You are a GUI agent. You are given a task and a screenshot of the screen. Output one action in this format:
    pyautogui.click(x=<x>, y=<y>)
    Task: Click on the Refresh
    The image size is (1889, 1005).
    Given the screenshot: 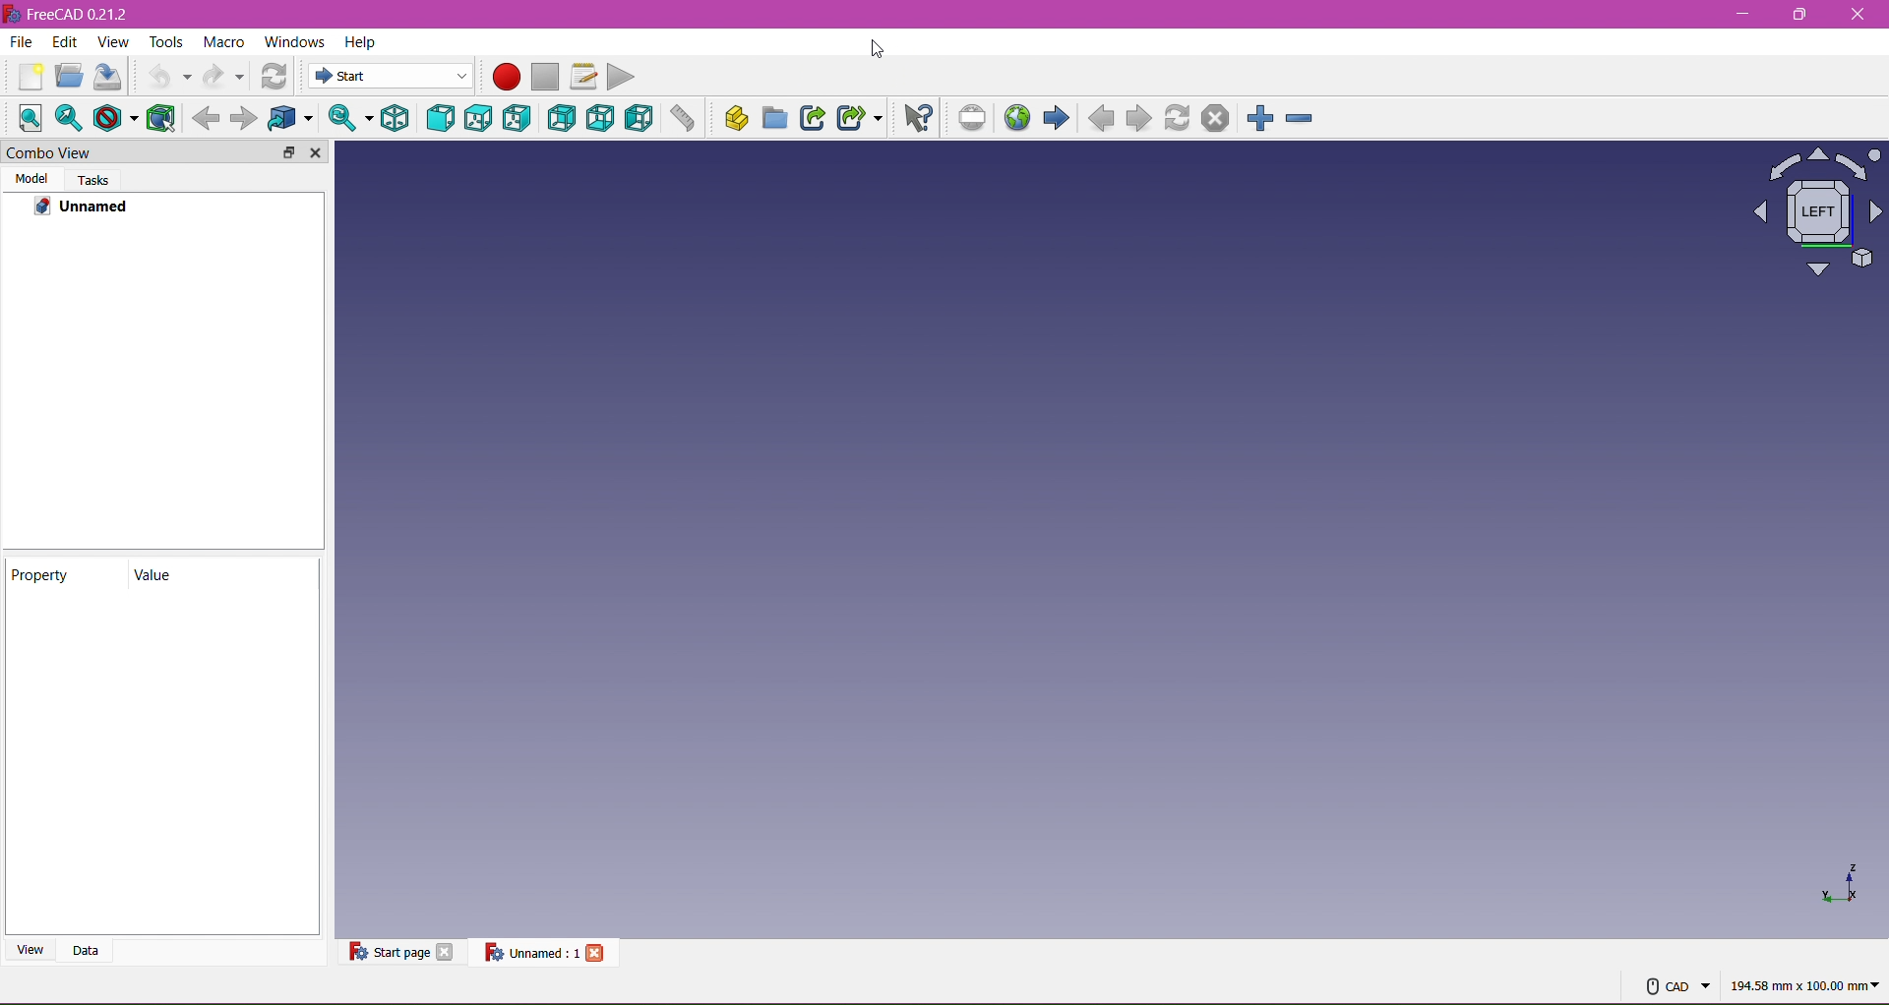 What is the action you would take?
    pyautogui.click(x=1178, y=117)
    